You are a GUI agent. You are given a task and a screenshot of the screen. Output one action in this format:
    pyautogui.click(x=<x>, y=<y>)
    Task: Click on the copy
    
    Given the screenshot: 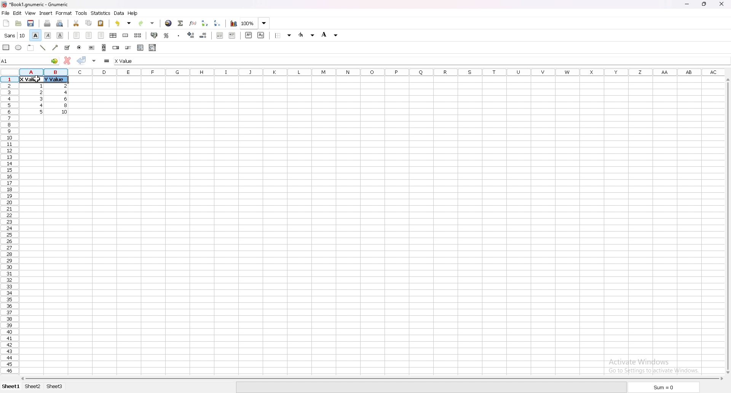 What is the action you would take?
    pyautogui.click(x=89, y=23)
    